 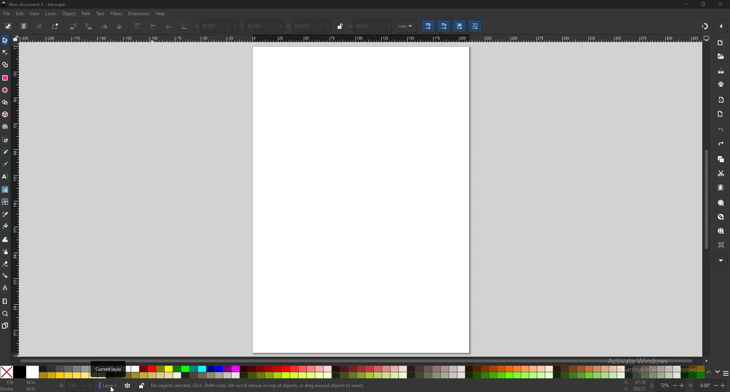 I want to click on move gradient, so click(x=459, y=26).